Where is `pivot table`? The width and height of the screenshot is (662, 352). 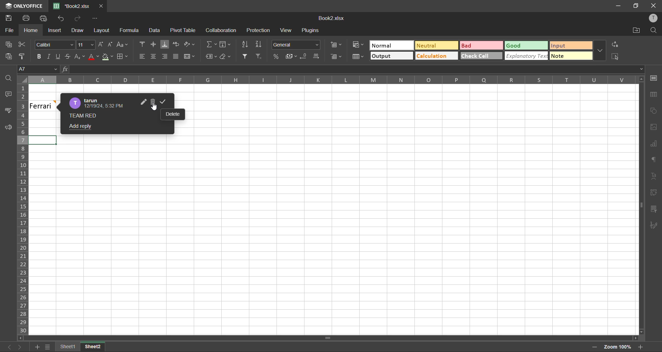 pivot table is located at coordinates (183, 31).